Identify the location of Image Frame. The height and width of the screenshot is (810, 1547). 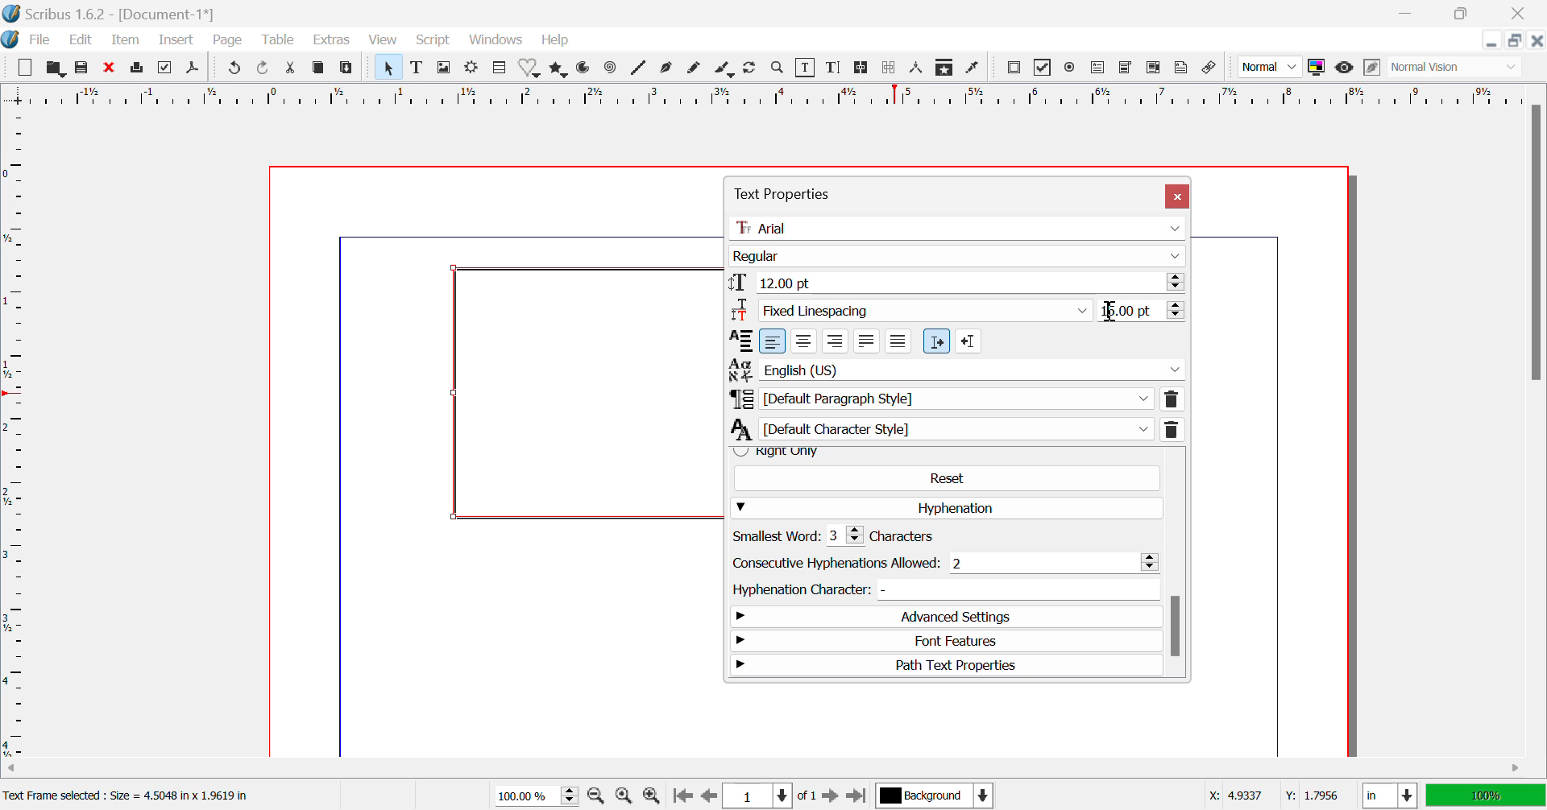
(445, 68).